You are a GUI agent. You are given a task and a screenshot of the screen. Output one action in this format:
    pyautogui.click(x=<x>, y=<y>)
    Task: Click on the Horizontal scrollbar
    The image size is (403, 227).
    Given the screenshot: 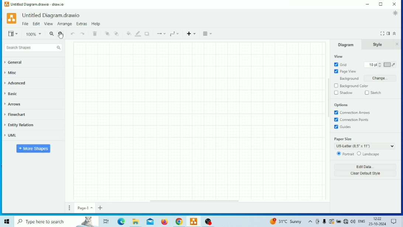 What is the action you would take?
    pyautogui.click(x=195, y=200)
    